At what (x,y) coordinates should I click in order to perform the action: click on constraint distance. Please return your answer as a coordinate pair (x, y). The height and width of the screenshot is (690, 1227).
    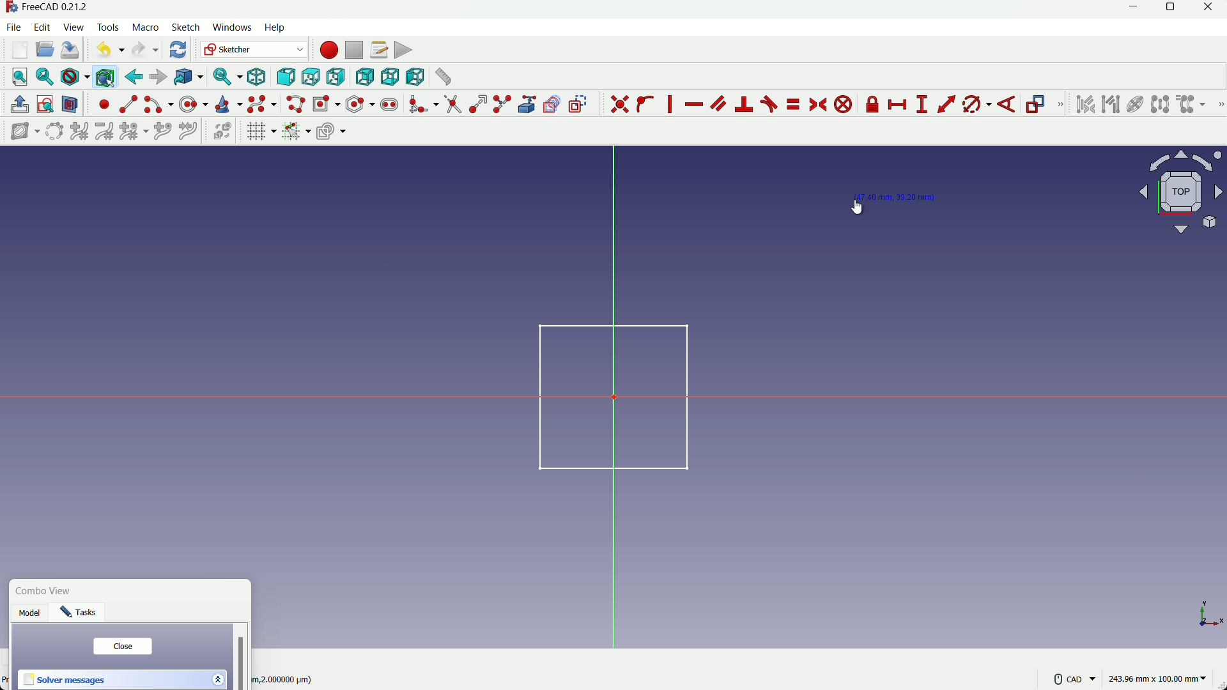
    Looking at the image, I should click on (946, 104).